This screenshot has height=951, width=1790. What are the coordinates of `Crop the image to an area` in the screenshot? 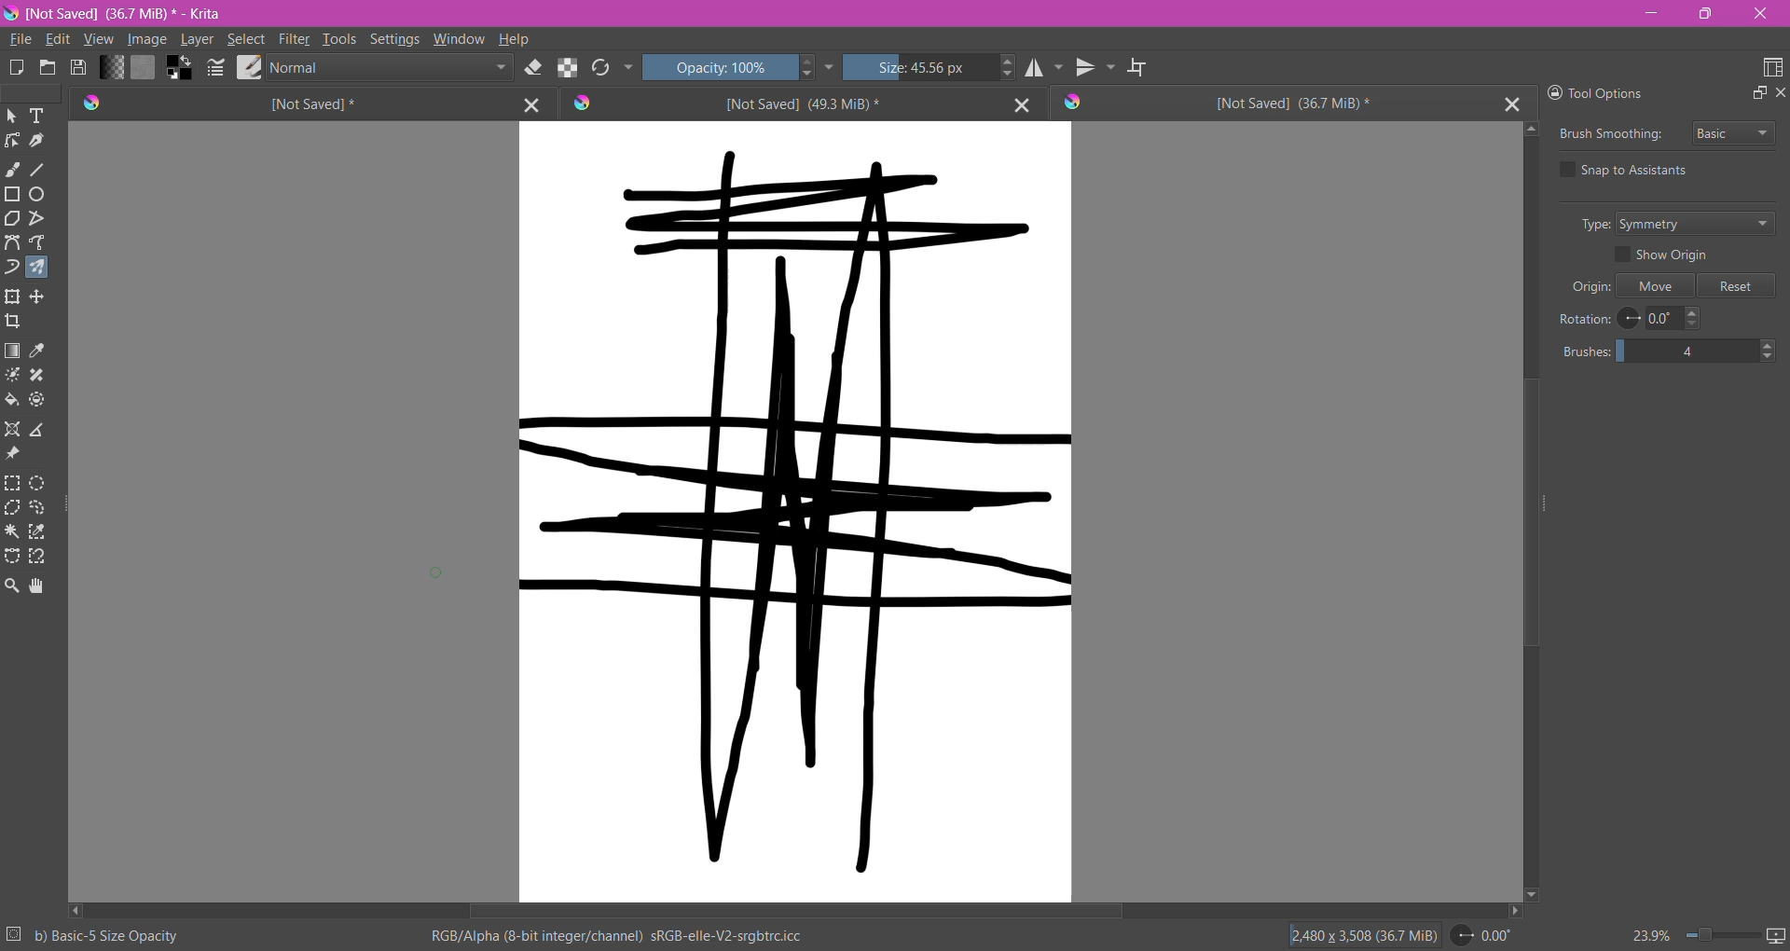 It's located at (14, 322).